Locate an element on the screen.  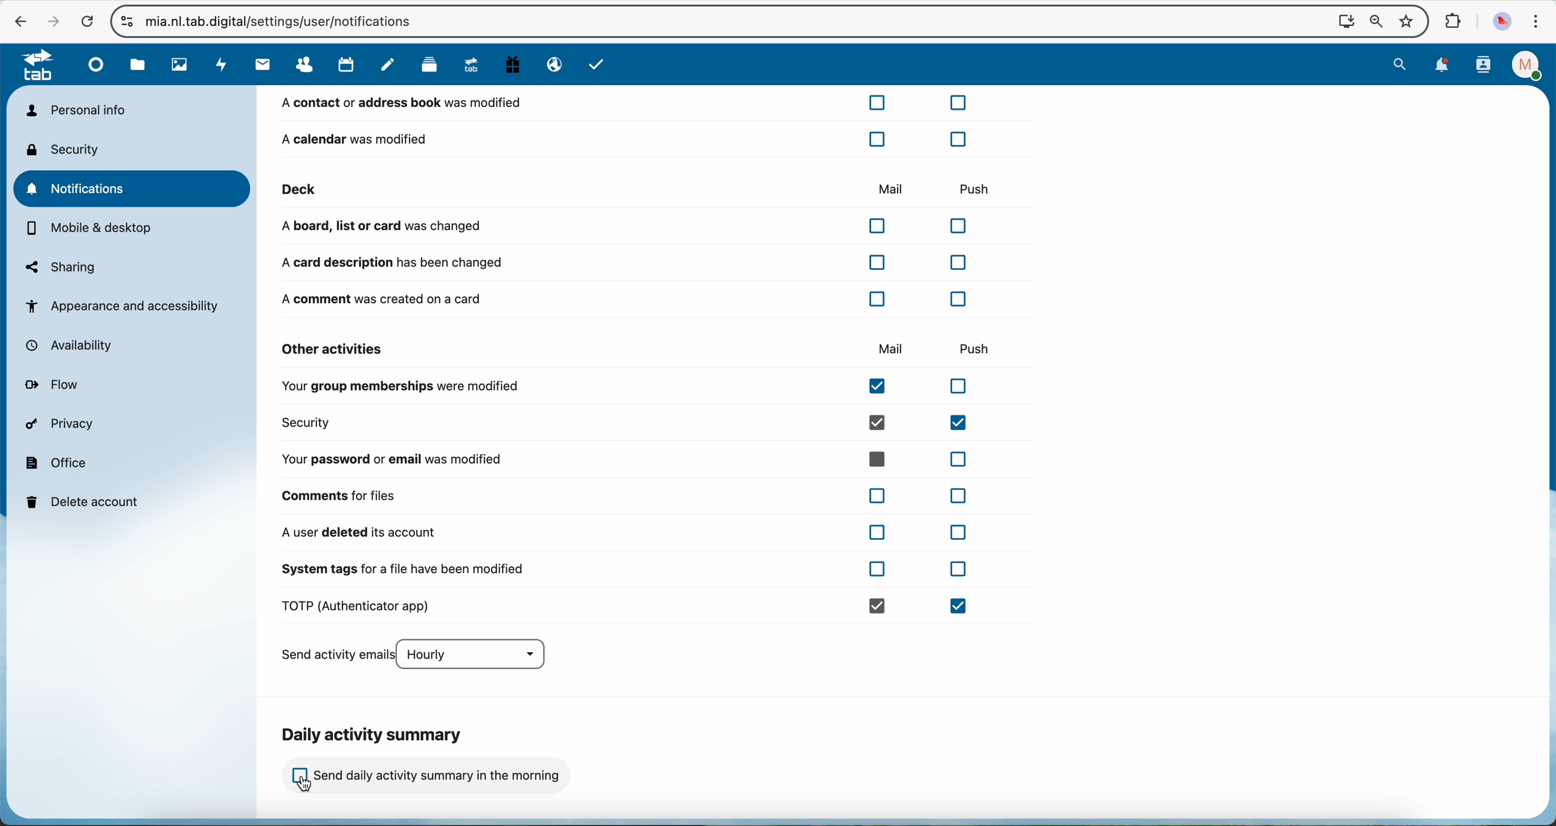
personal info is located at coordinates (75, 110).